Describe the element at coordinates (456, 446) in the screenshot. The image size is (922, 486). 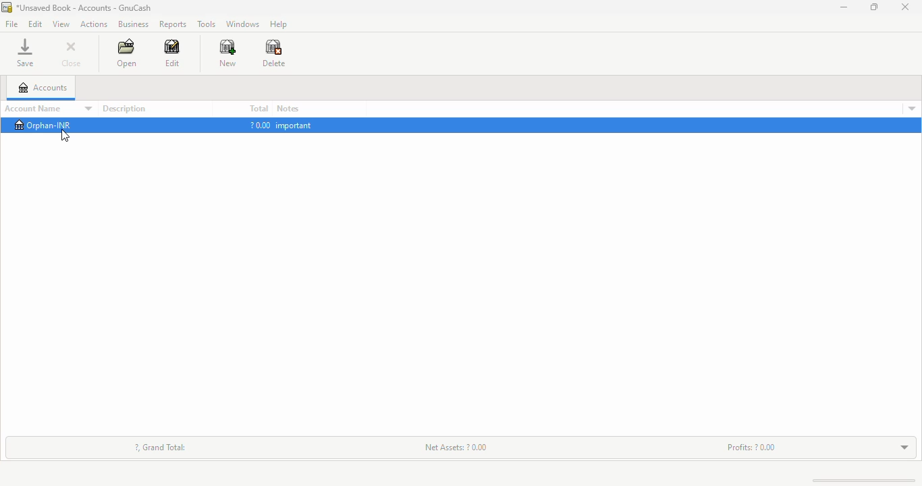
I see `net assets: ? 0.00` at that location.